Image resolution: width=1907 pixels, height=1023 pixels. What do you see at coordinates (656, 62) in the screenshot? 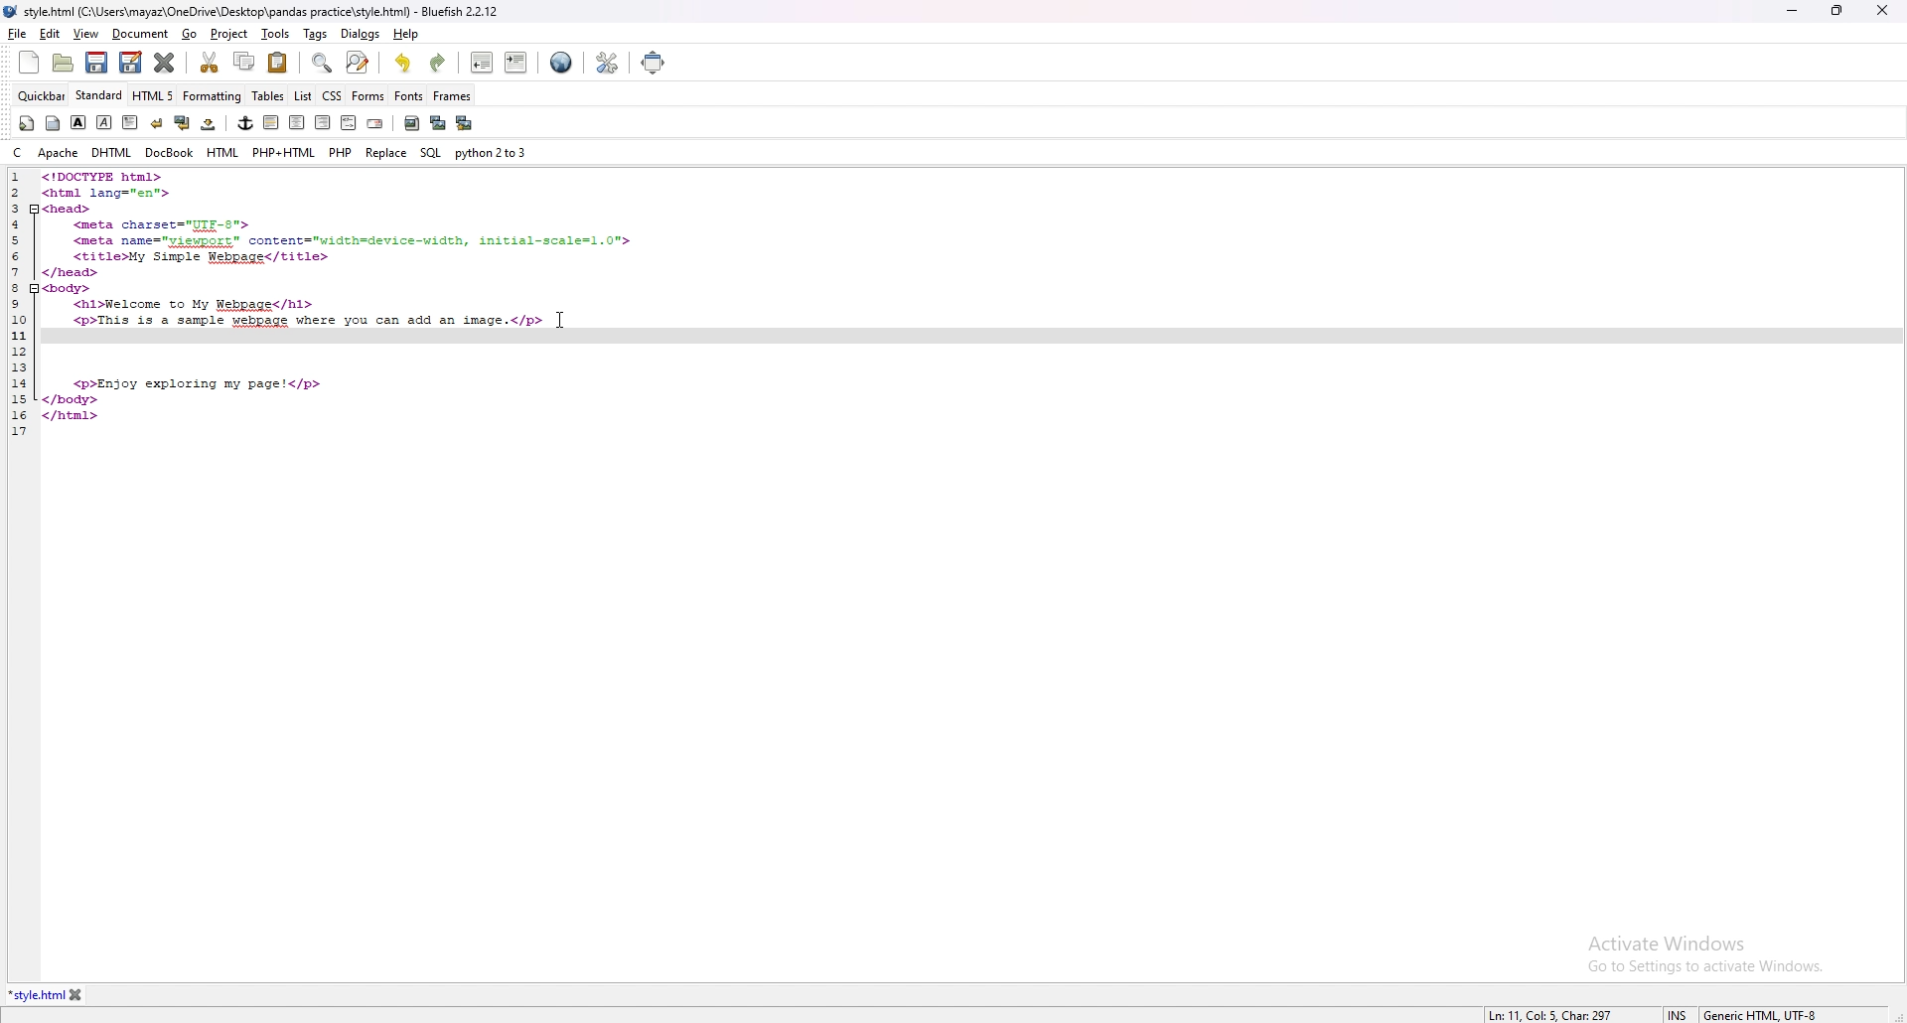
I see `full screen` at bounding box center [656, 62].